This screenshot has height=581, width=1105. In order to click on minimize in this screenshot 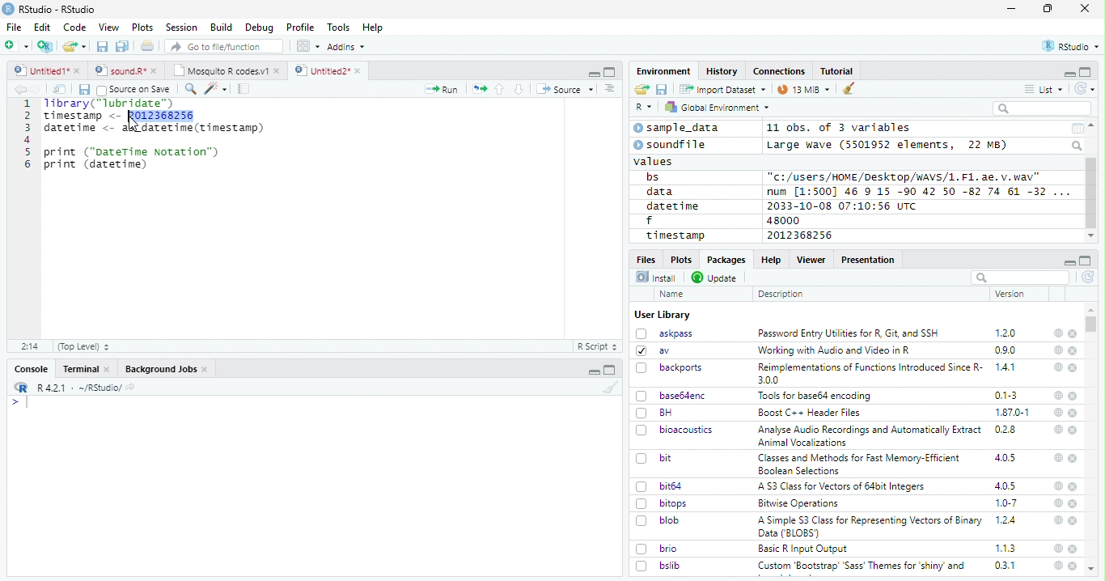, I will do `click(595, 370)`.